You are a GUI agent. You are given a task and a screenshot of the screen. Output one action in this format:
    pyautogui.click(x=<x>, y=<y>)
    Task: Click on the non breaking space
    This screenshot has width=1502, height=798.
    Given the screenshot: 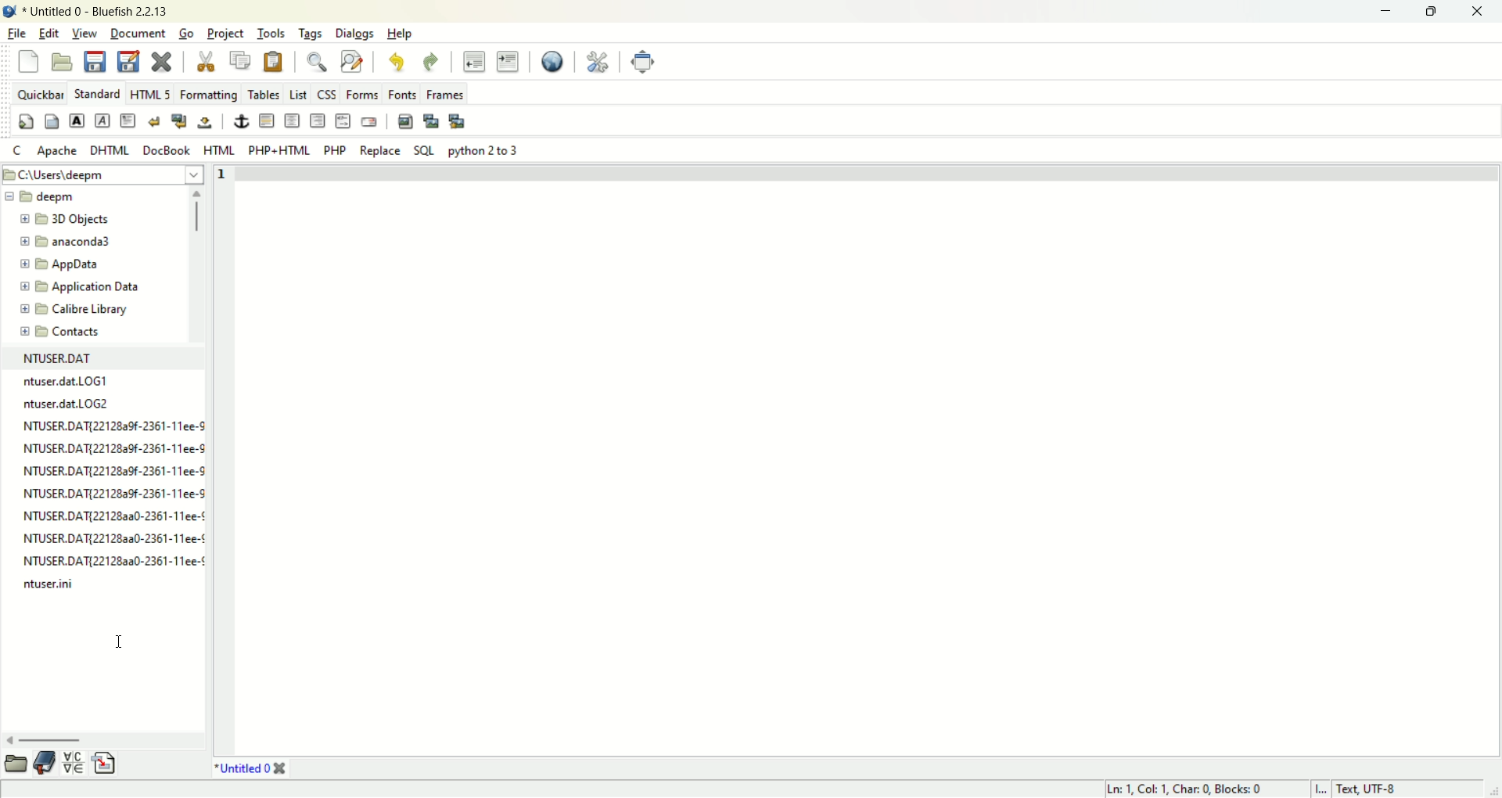 What is the action you would take?
    pyautogui.click(x=204, y=124)
    